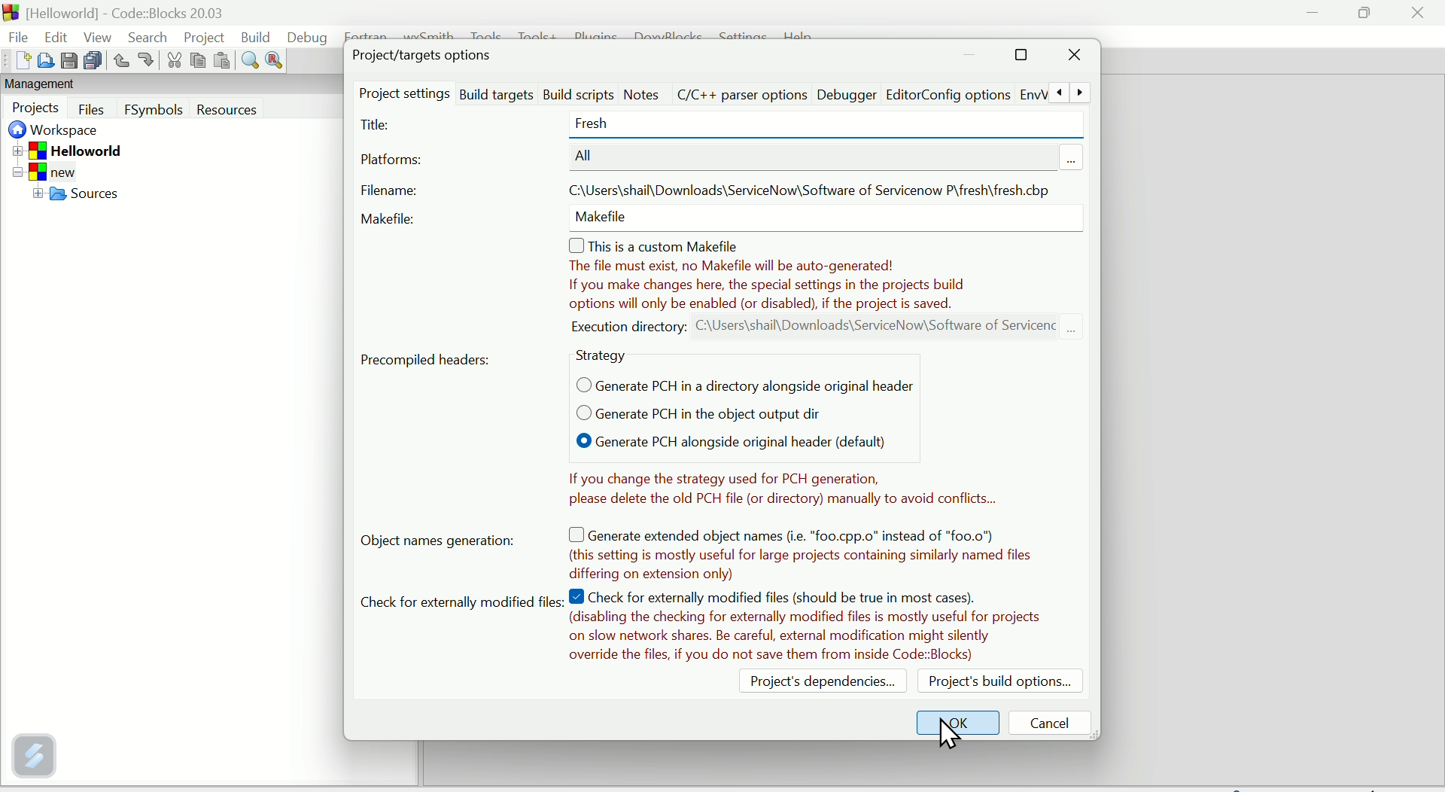 The height and width of the screenshot is (792, 1445). What do you see at coordinates (497, 92) in the screenshot?
I see `Build targets` at bounding box center [497, 92].